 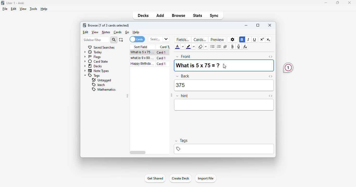 I want to click on browse, so click(x=179, y=15).